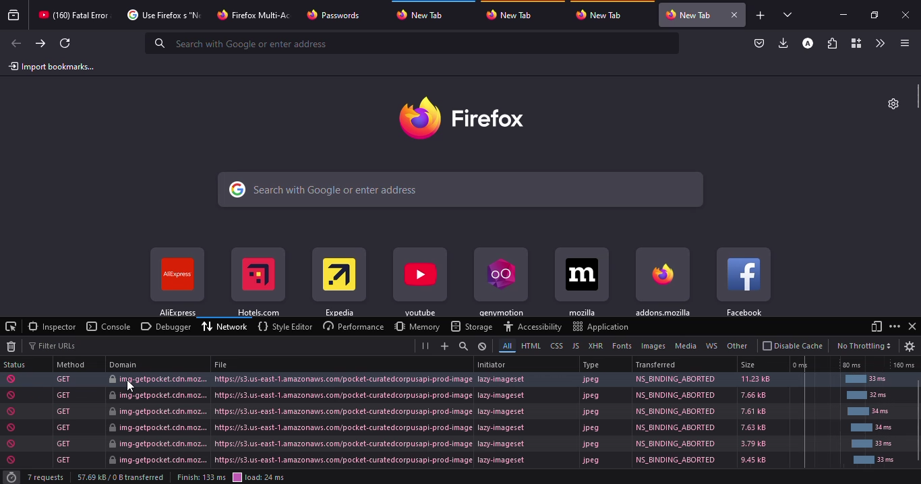 This screenshot has height=484, width=921. I want to click on block, so click(482, 346).